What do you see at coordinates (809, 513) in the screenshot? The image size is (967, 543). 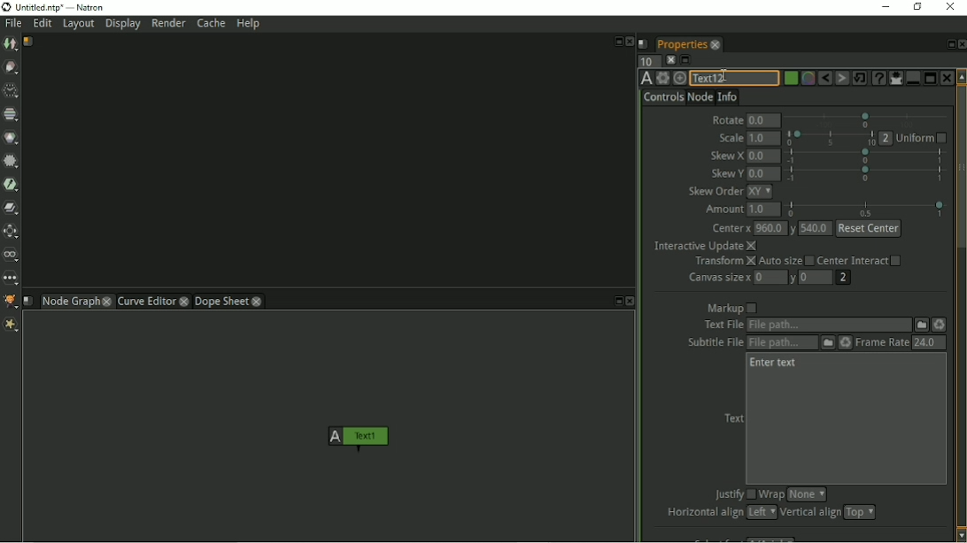 I see `Vertical align` at bounding box center [809, 513].